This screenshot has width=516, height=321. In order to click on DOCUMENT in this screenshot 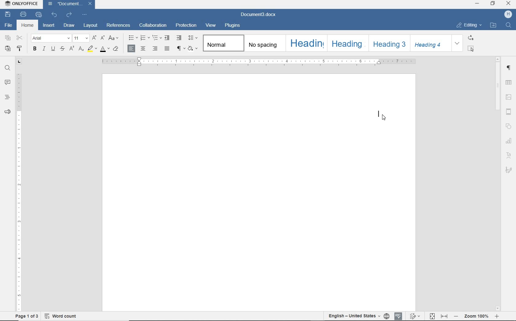, I will do `click(71, 4)`.